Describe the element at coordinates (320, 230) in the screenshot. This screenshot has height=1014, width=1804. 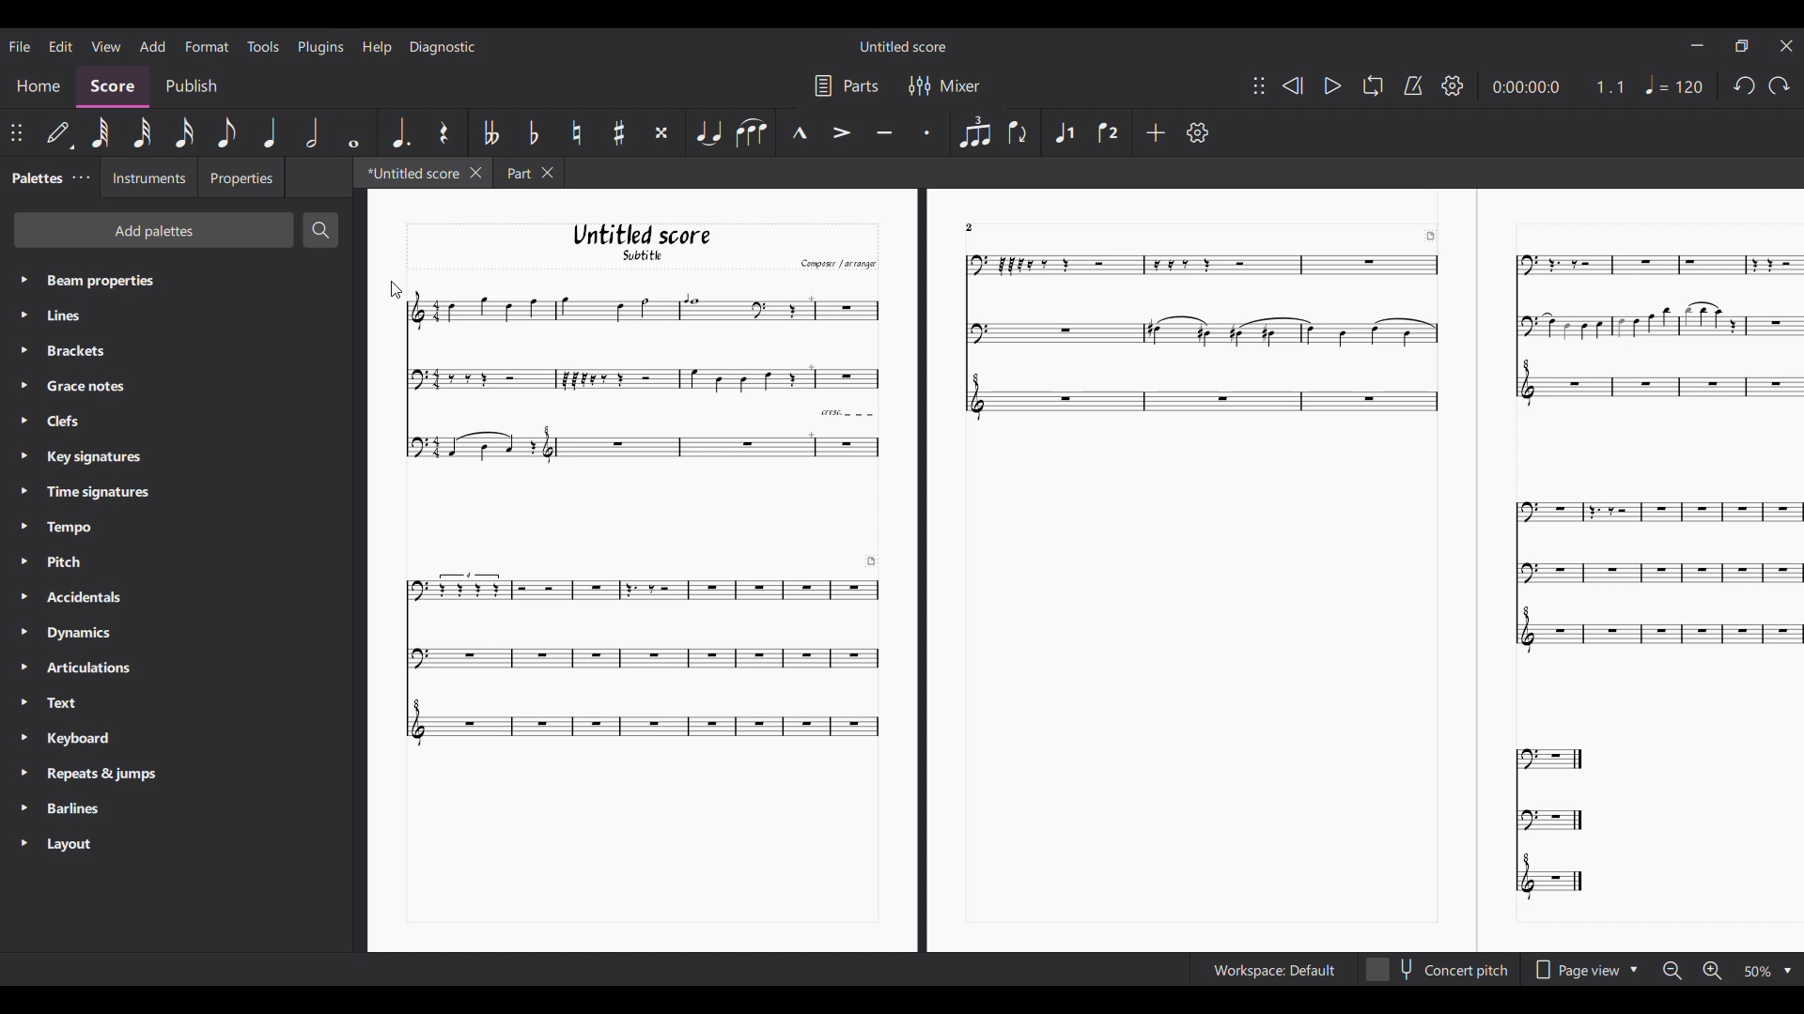
I see `Search` at that location.